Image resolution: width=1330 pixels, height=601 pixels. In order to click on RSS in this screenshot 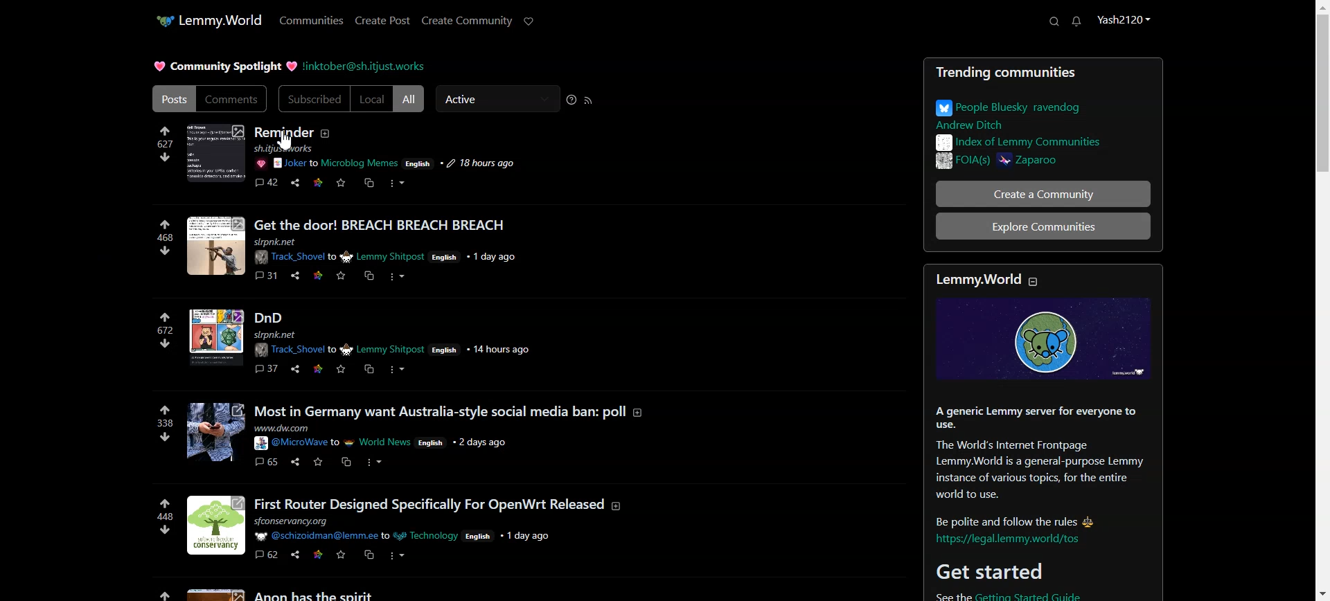, I will do `click(588, 100)`.